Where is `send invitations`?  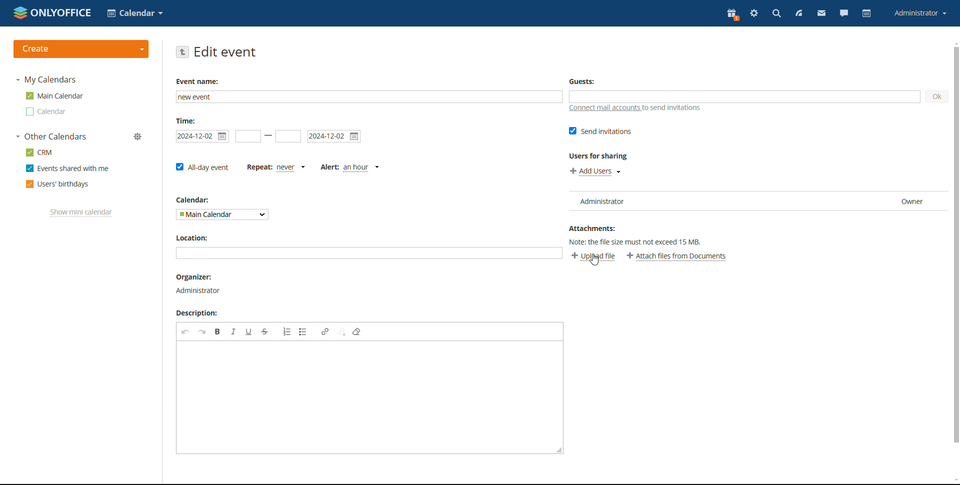
send invitations is located at coordinates (599, 131).